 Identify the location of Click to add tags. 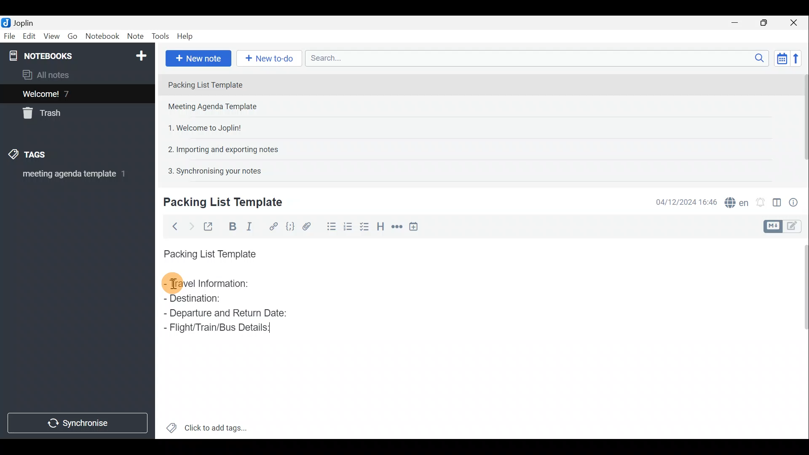
(207, 426).